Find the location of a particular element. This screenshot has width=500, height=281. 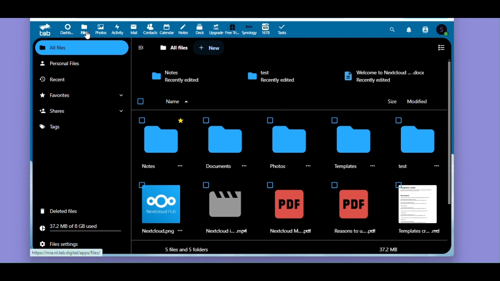

Files is located at coordinates (83, 30).